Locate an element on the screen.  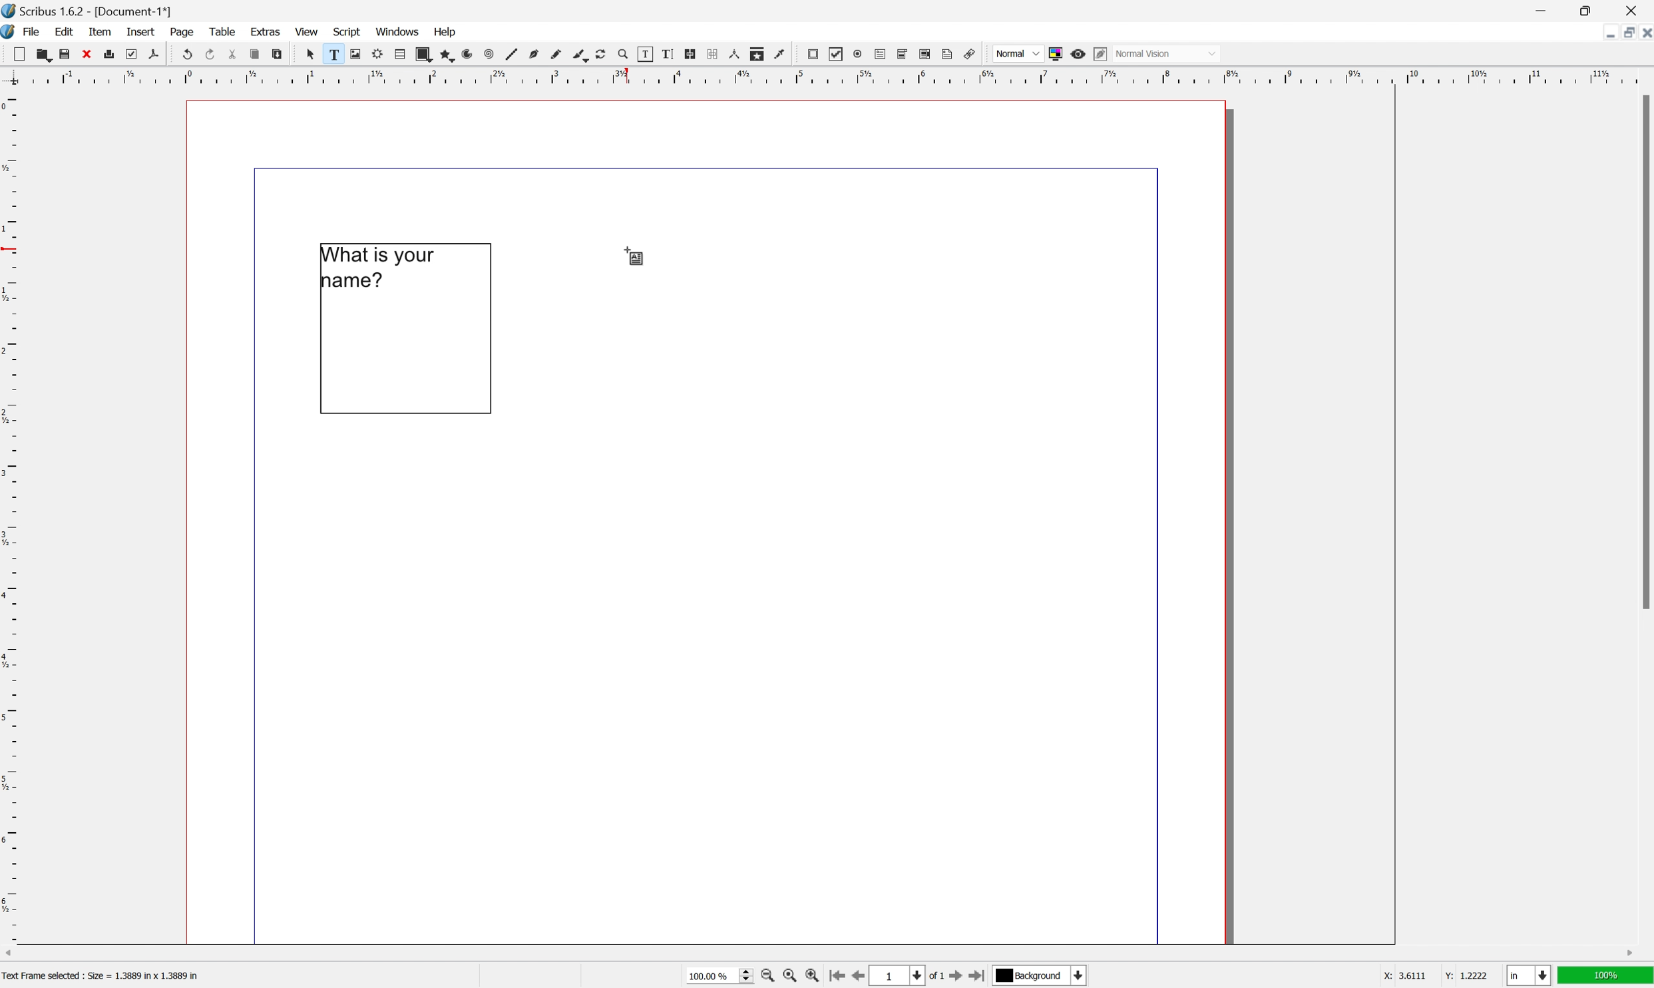
edit in preview mode is located at coordinates (1099, 53).